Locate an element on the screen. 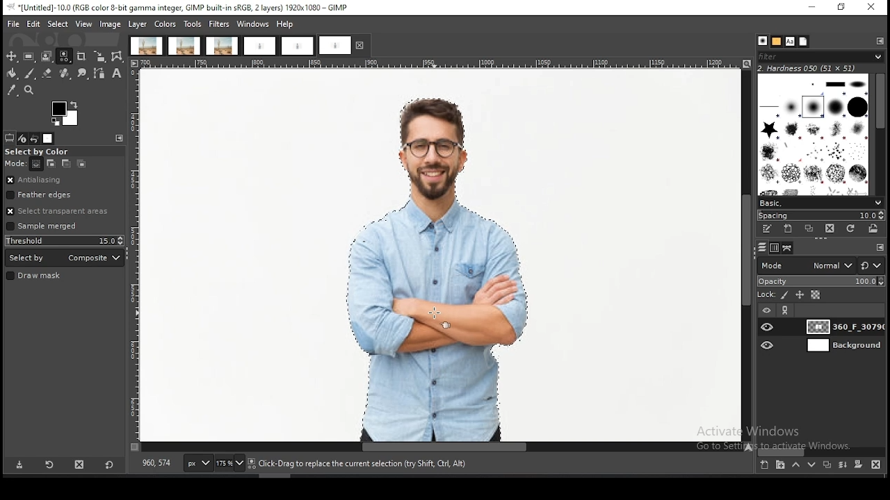  device status is located at coordinates (22, 139).